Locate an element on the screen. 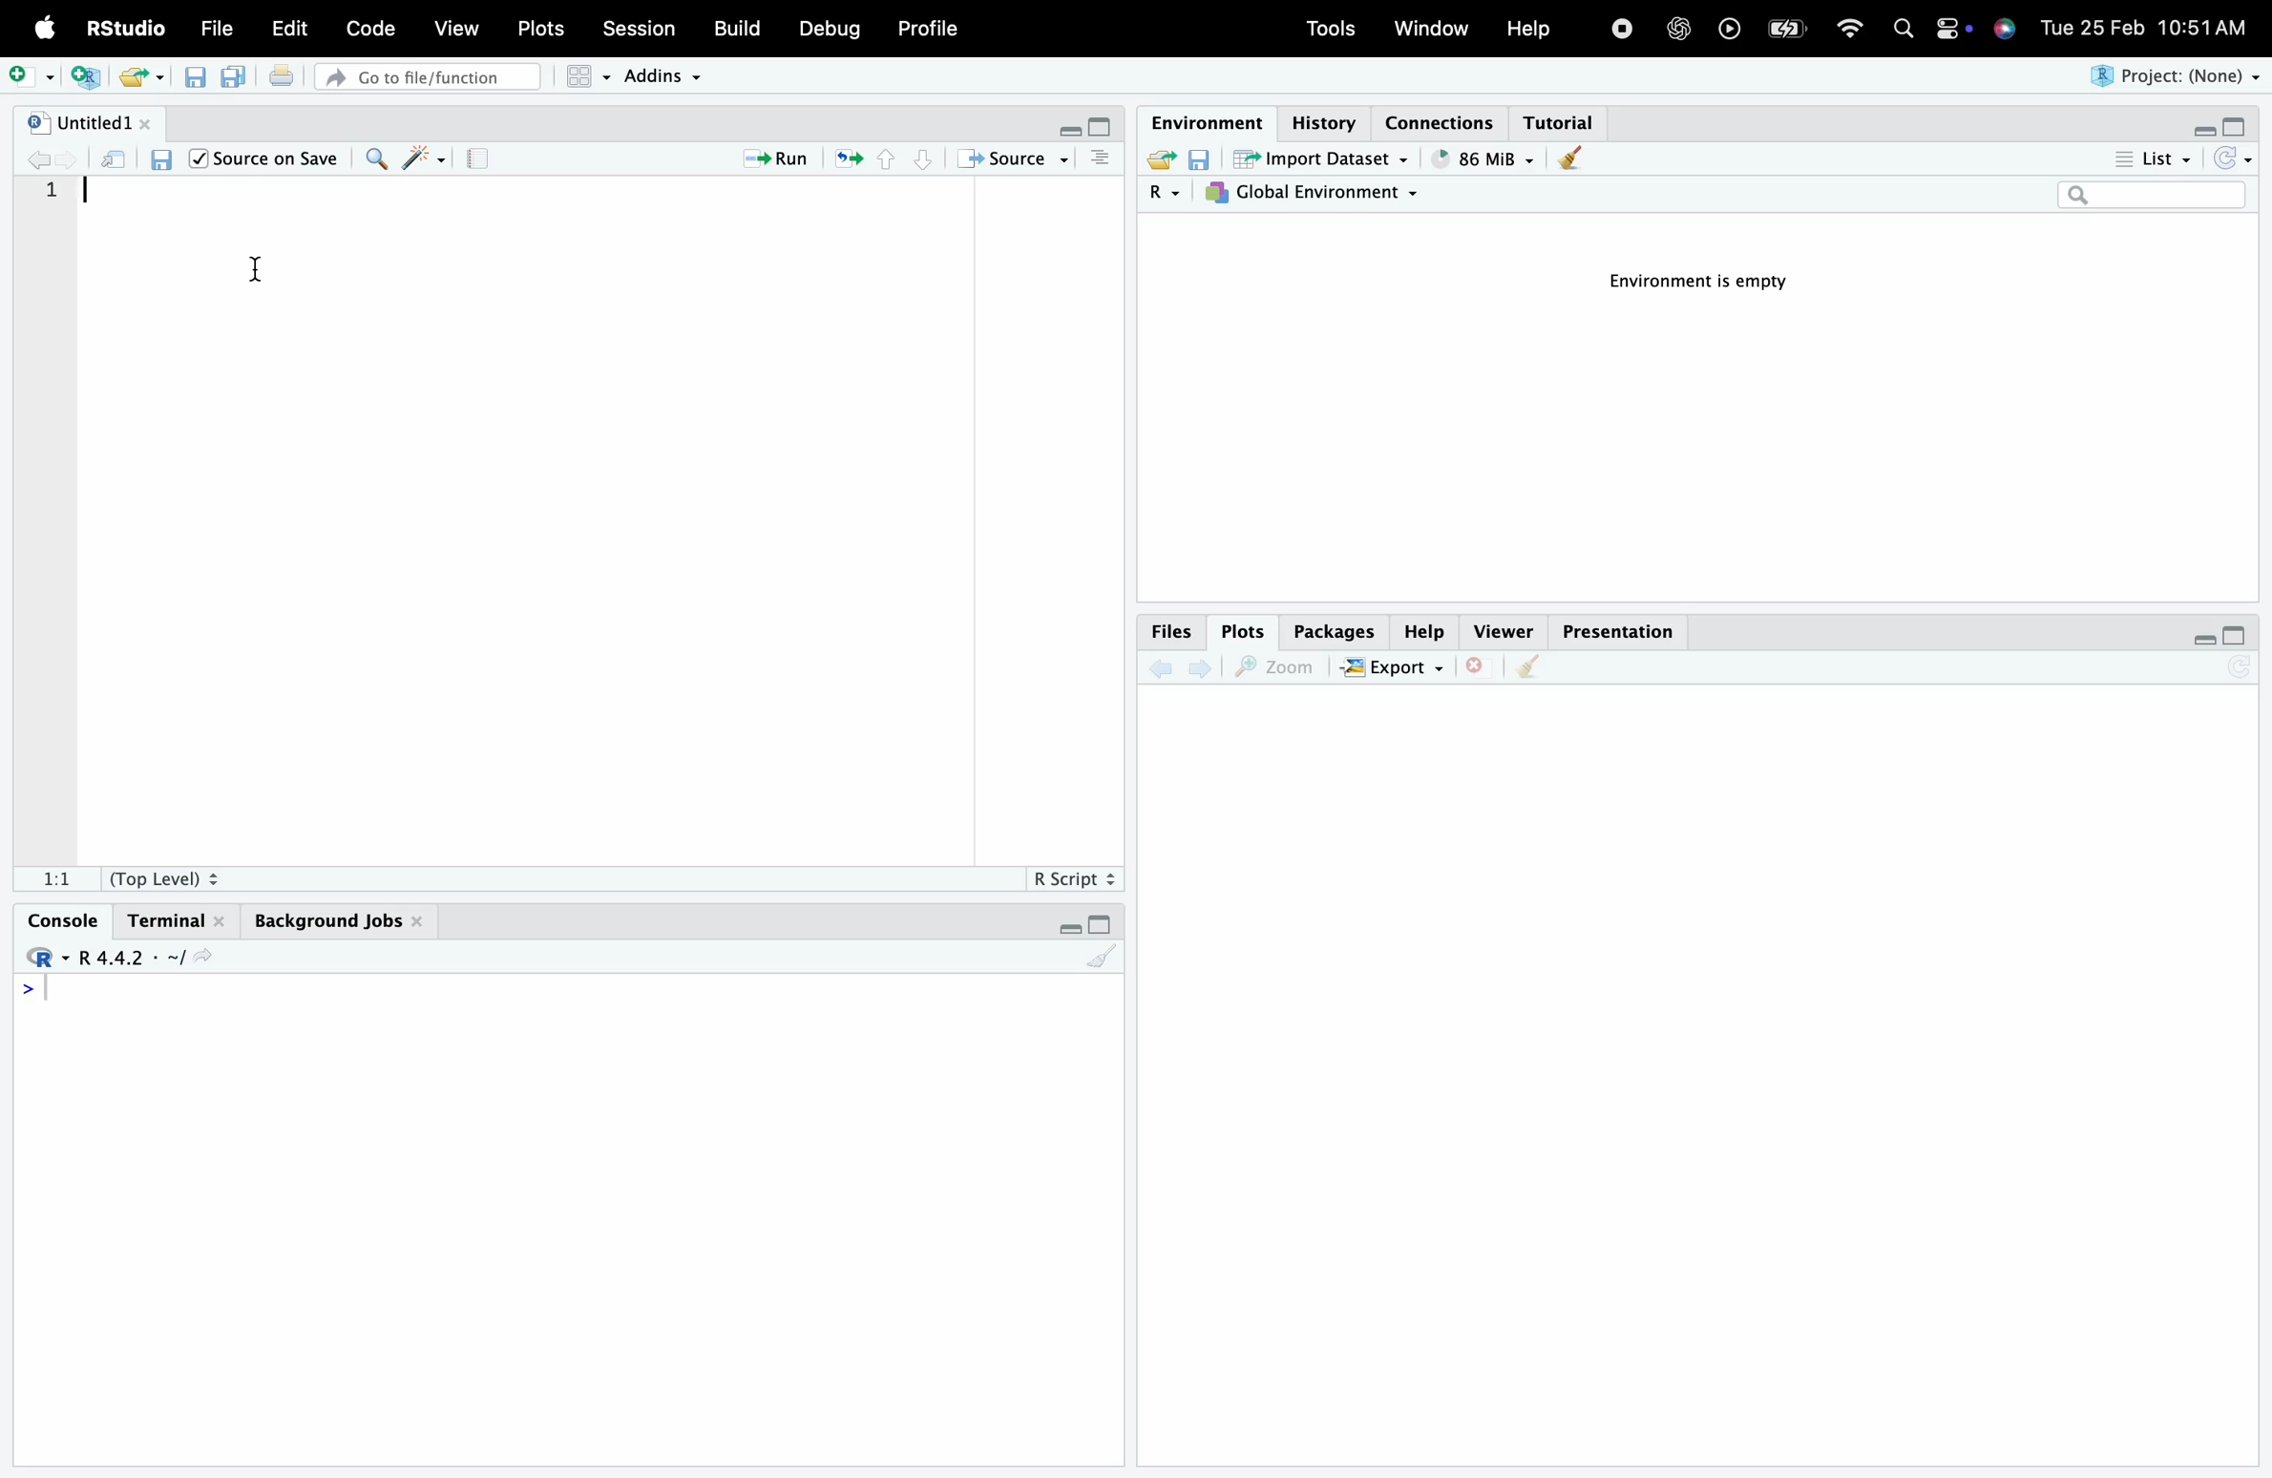 This screenshot has width=2272, height=1478. Run is located at coordinates (777, 158).